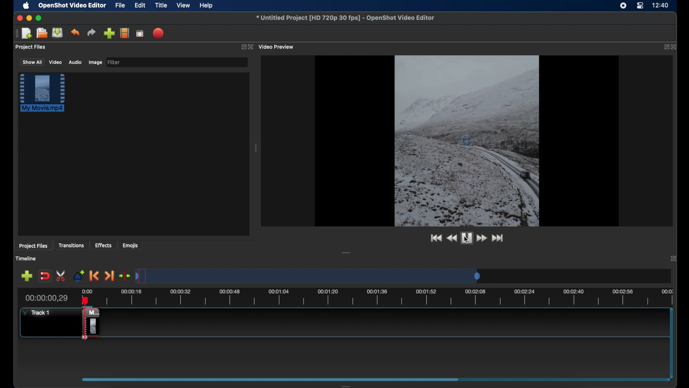 The width and height of the screenshot is (689, 388). I want to click on explore profiles, so click(124, 33).